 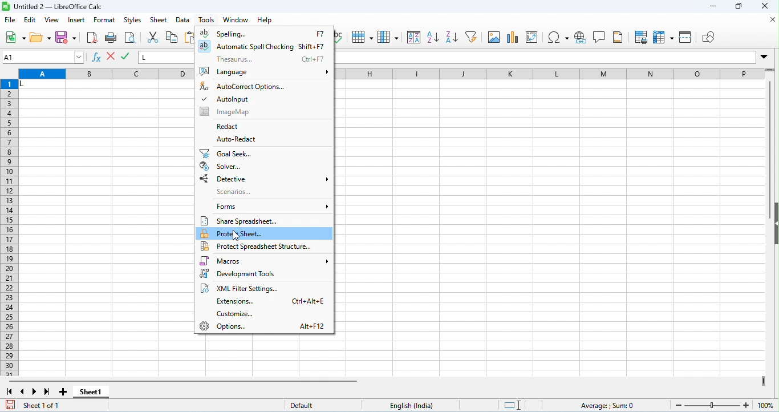 What do you see at coordinates (22, 391) in the screenshot?
I see `previous` at bounding box center [22, 391].